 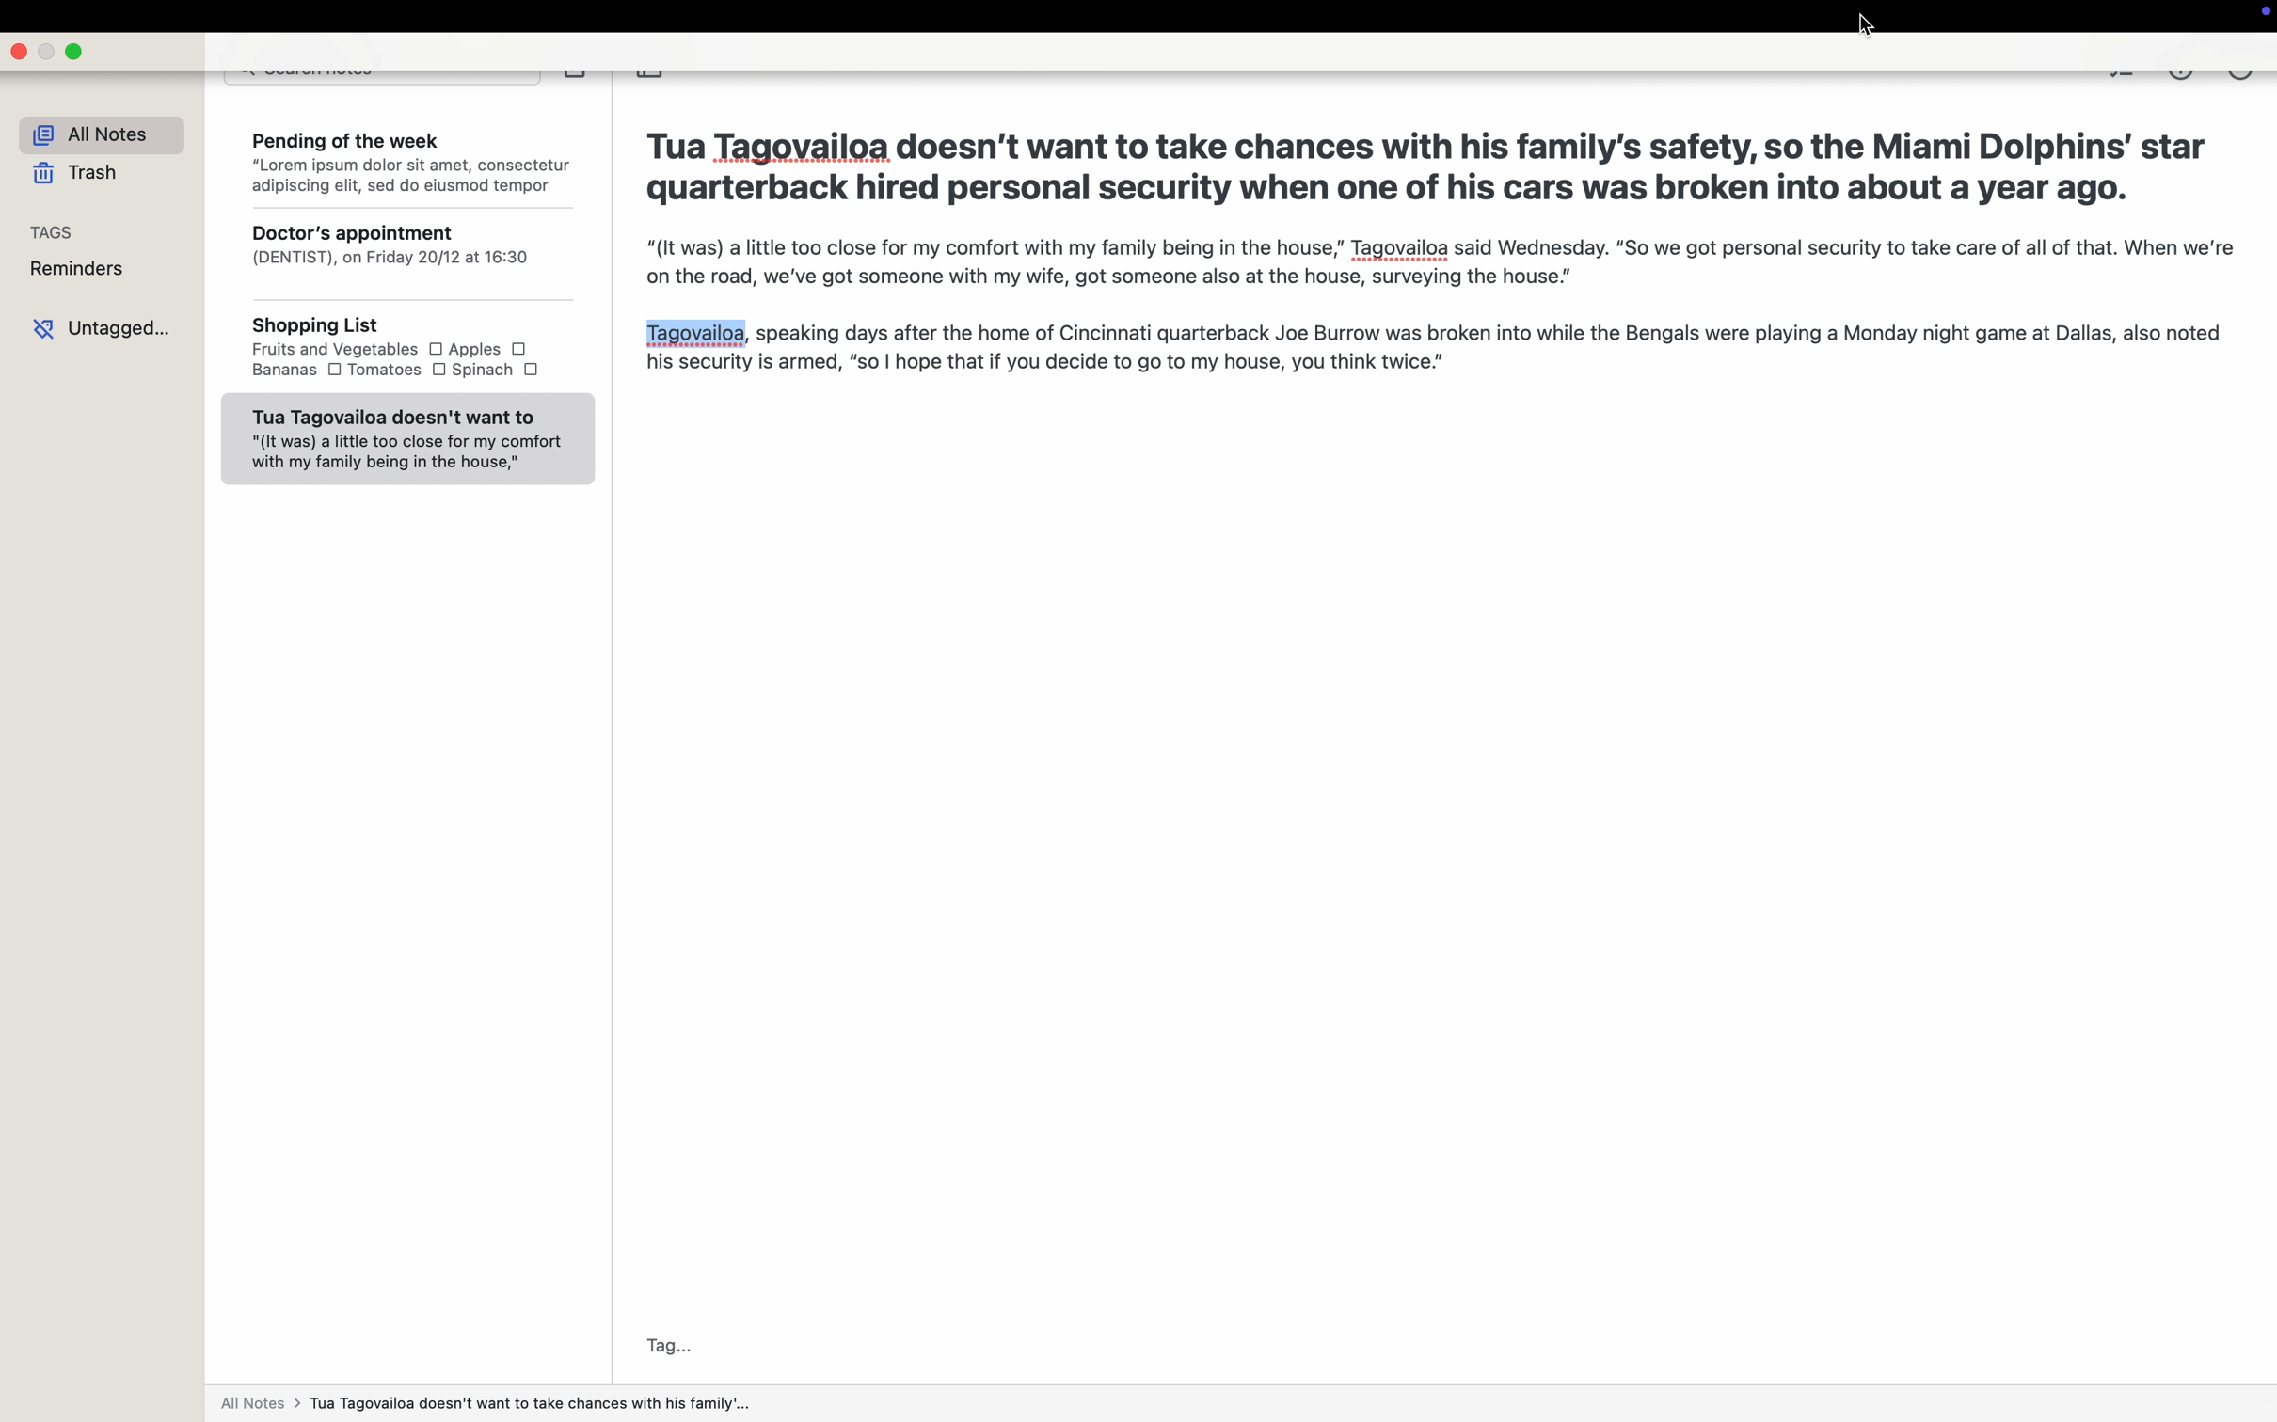 What do you see at coordinates (77, 54) in the screenshot?
I see `maximize app` at bounding box center [77, 54].